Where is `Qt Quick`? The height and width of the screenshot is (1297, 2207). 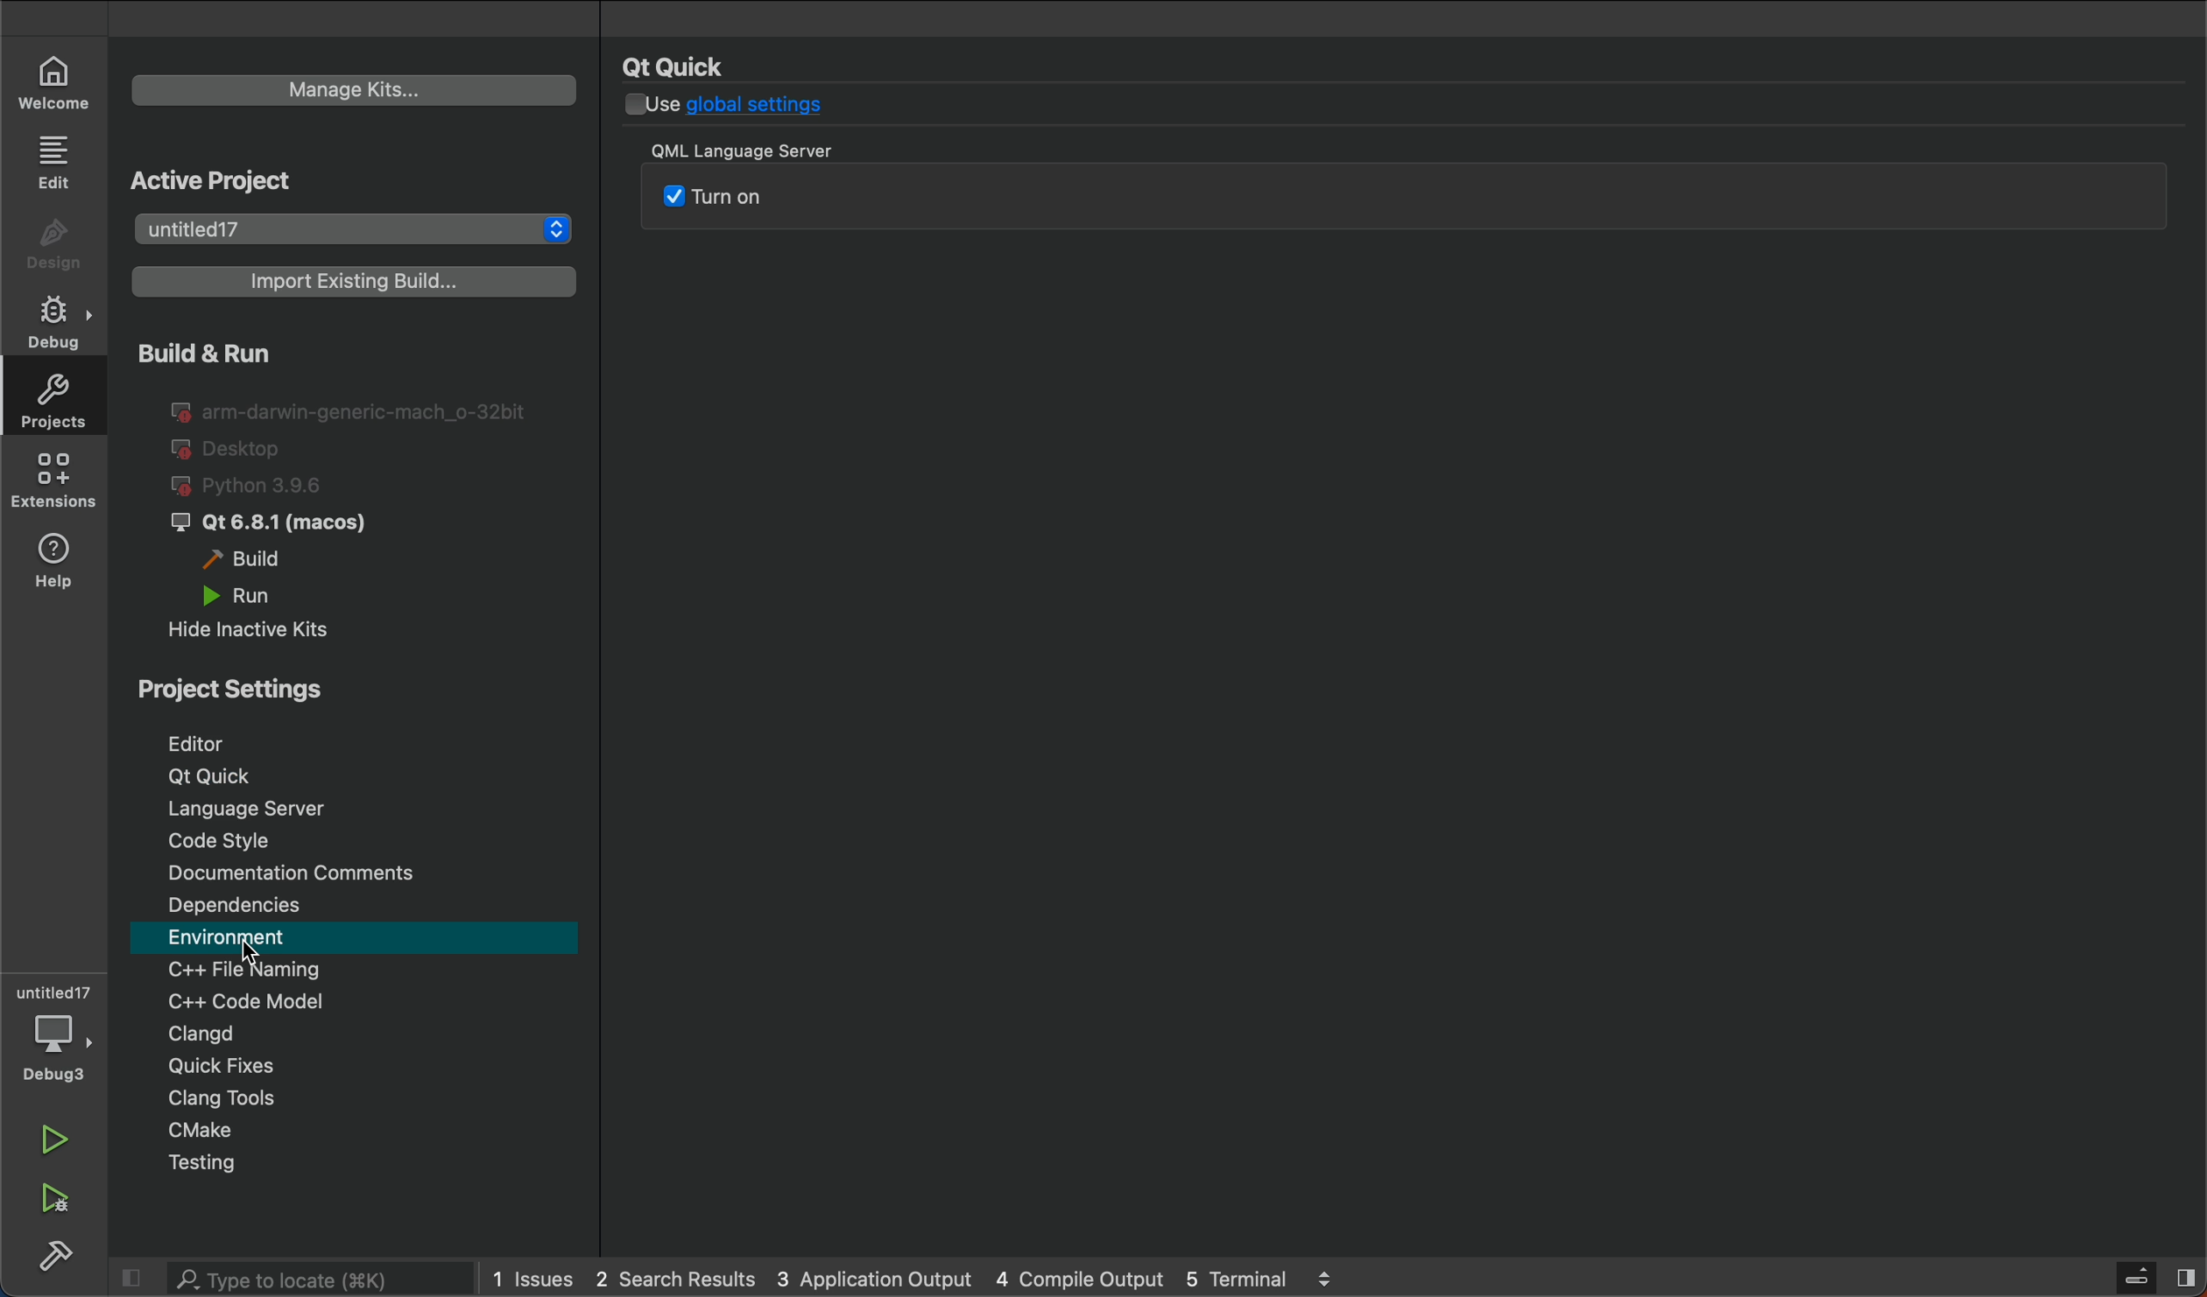
Qt Quick is located at coordinates (681, 67).